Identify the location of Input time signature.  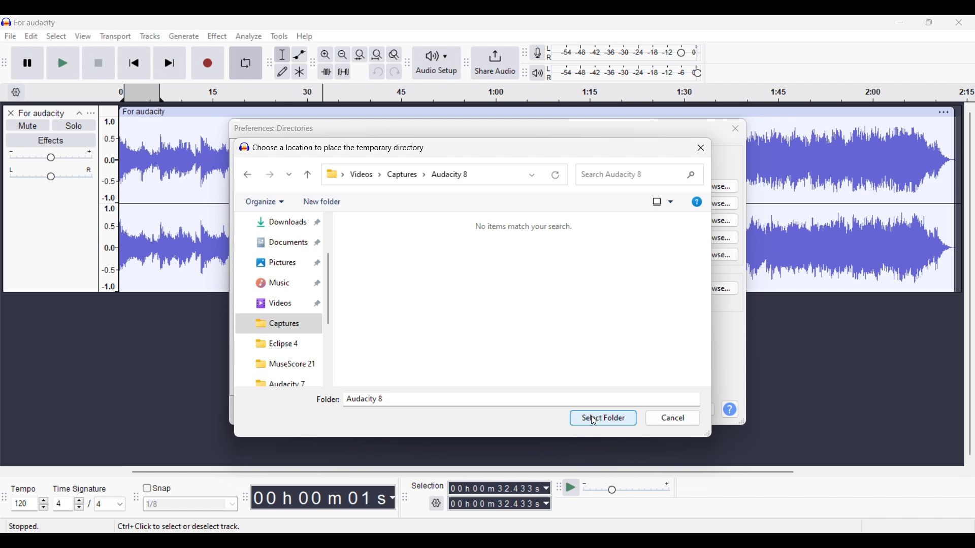
(63, 504).